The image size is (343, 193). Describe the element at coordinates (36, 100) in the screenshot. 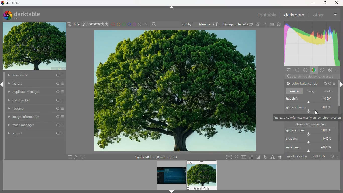

I see `color picker` at that location.